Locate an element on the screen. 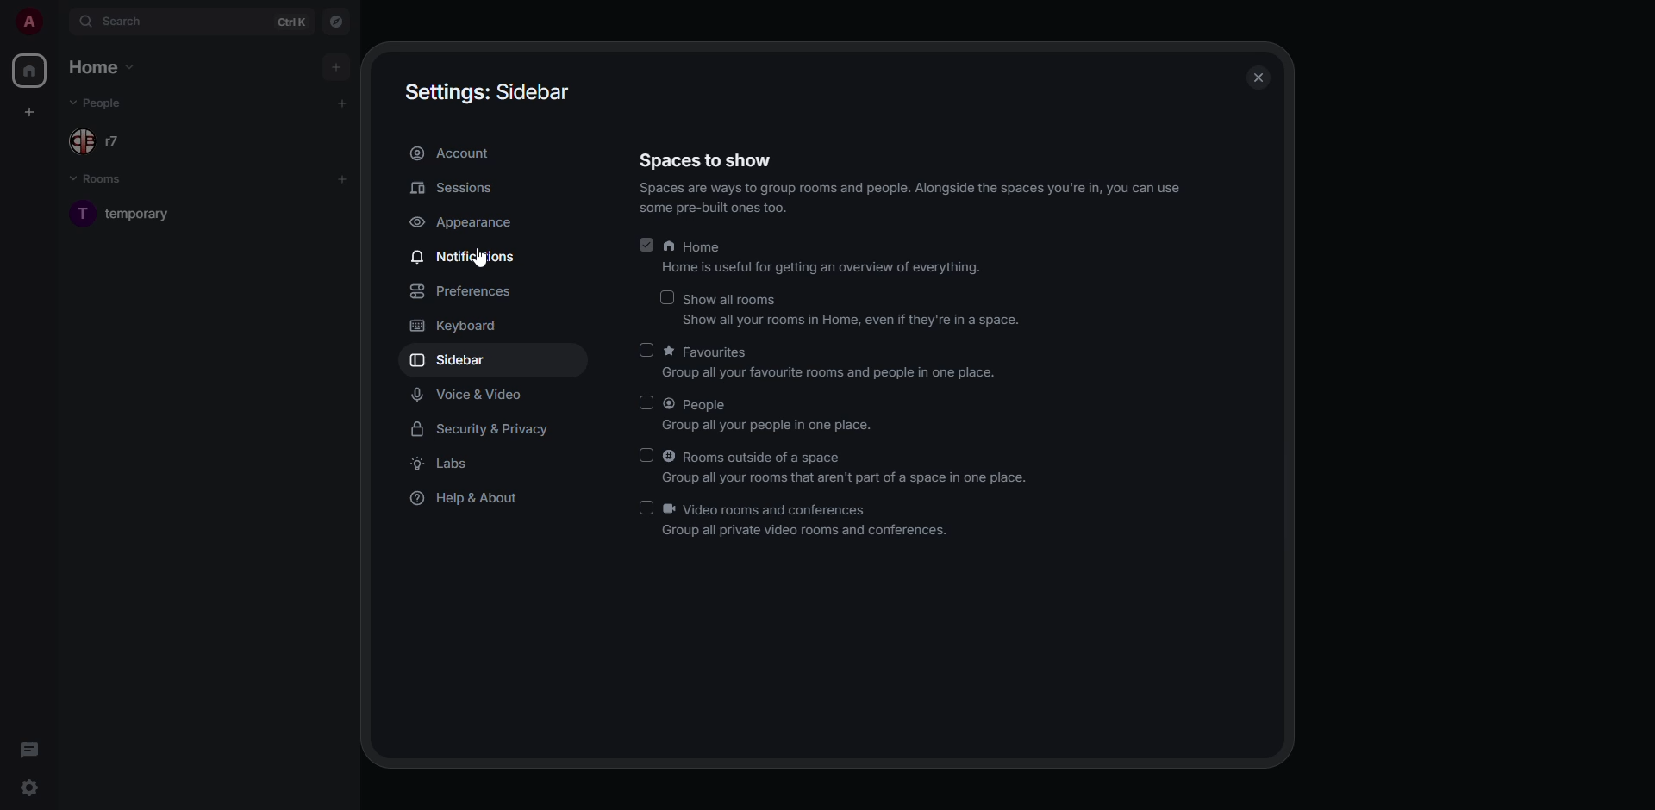  home is located at coordinates (827, 258).